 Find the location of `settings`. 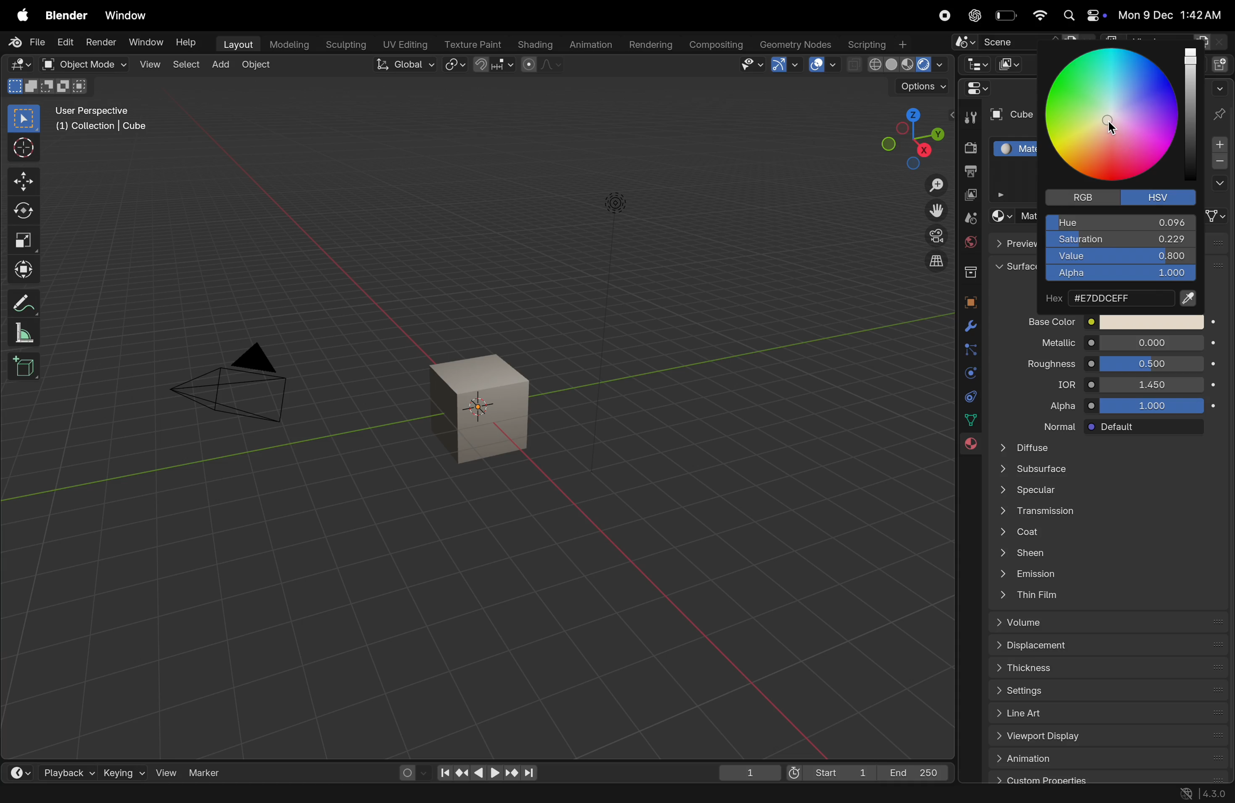

settings is located at coordinates (1104, 689).